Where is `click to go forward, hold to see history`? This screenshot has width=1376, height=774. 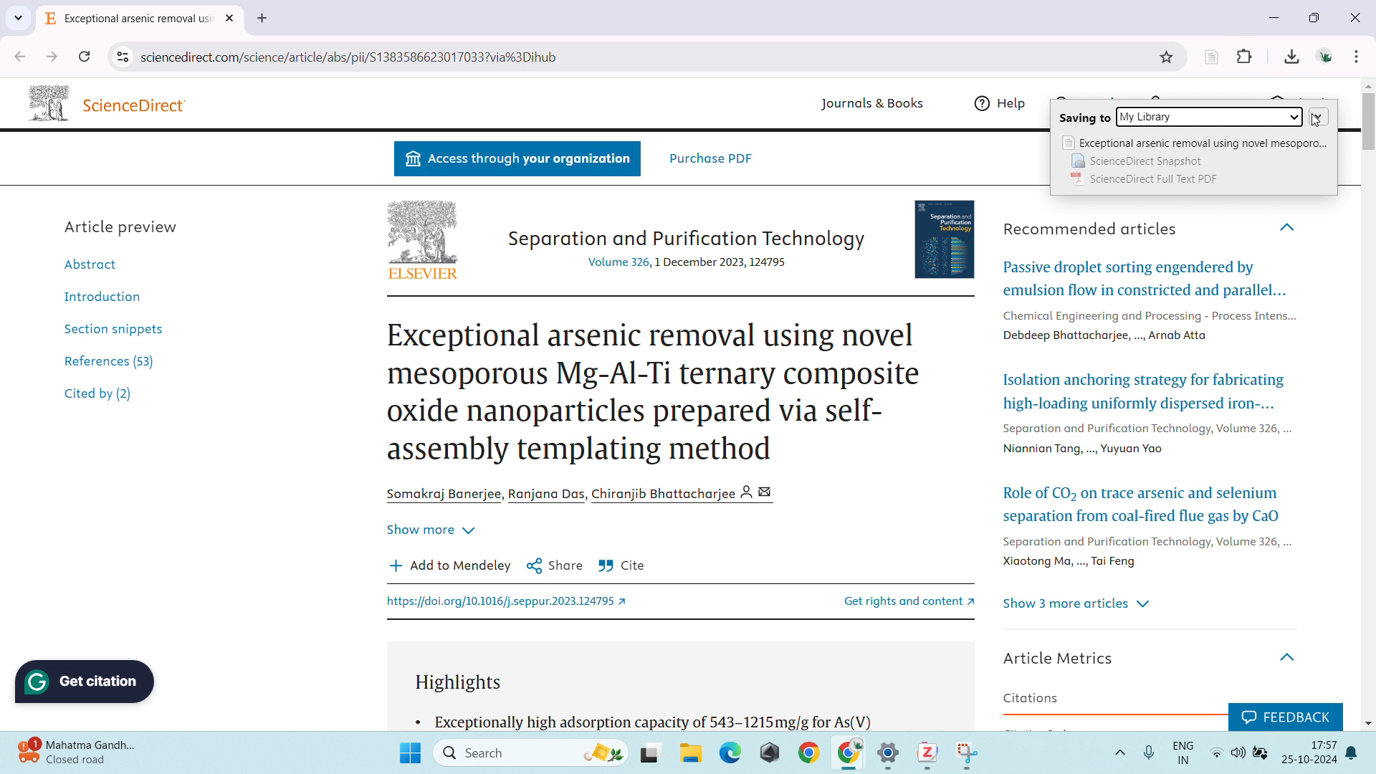 click to go forward, hold to see history is located at coordinates (52, 57).